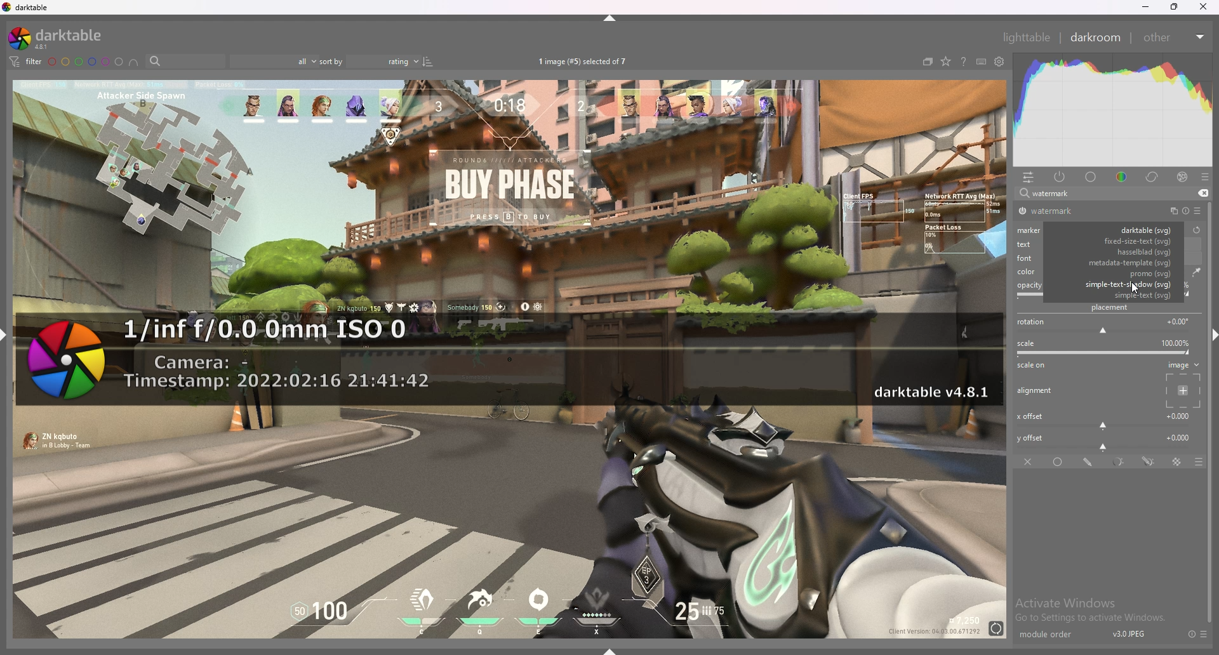  What do you see at coordinates (1119, 295) in the screenshot?
I see `simple text svg` at bounding box center [1119, 295].